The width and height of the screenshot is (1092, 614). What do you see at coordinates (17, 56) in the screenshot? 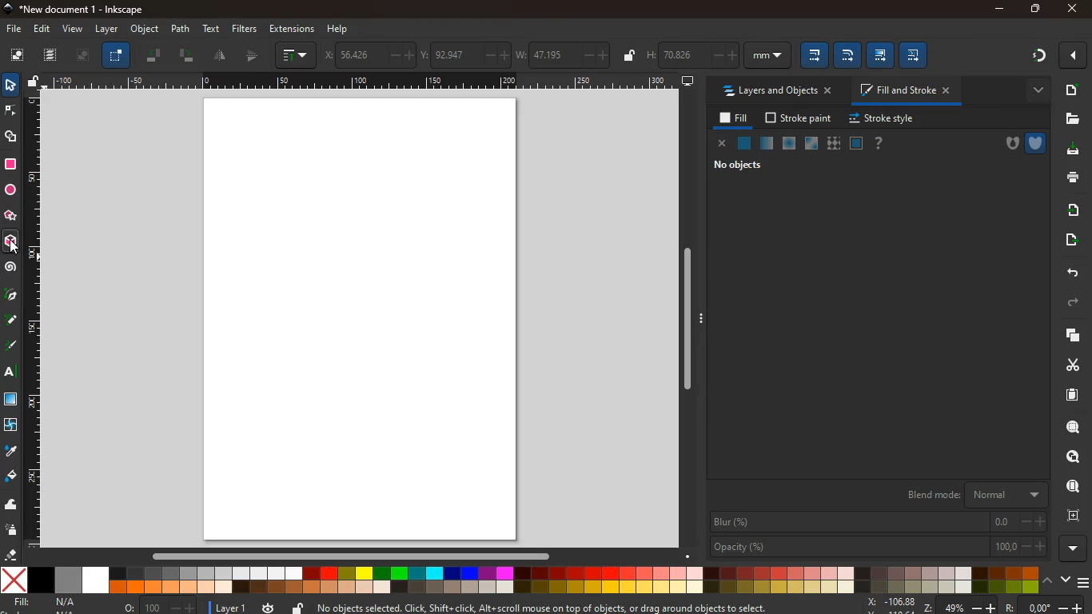
I see `photo` at bounding box center [17, 56].